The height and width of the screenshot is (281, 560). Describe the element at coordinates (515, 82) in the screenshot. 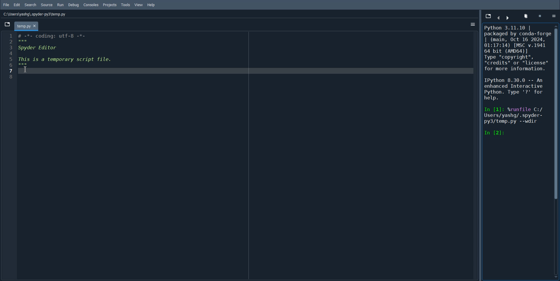

I see `Python 3.11.10 |
packaged by conda-forg
| (main, Oct 16 2024,
01:17:14) [MSC v.1941
64 bit (AMD64)]

Type "copyright",
“credits” or "license"
for more information.
IPython 8.30.0 -- An
enhanced Interactive
Python. Type '?' for
help.

In [1]: %runfile C:/
Users/yashg/. spyder-
py3/temp.py --wdir

In [2]:` at that location.